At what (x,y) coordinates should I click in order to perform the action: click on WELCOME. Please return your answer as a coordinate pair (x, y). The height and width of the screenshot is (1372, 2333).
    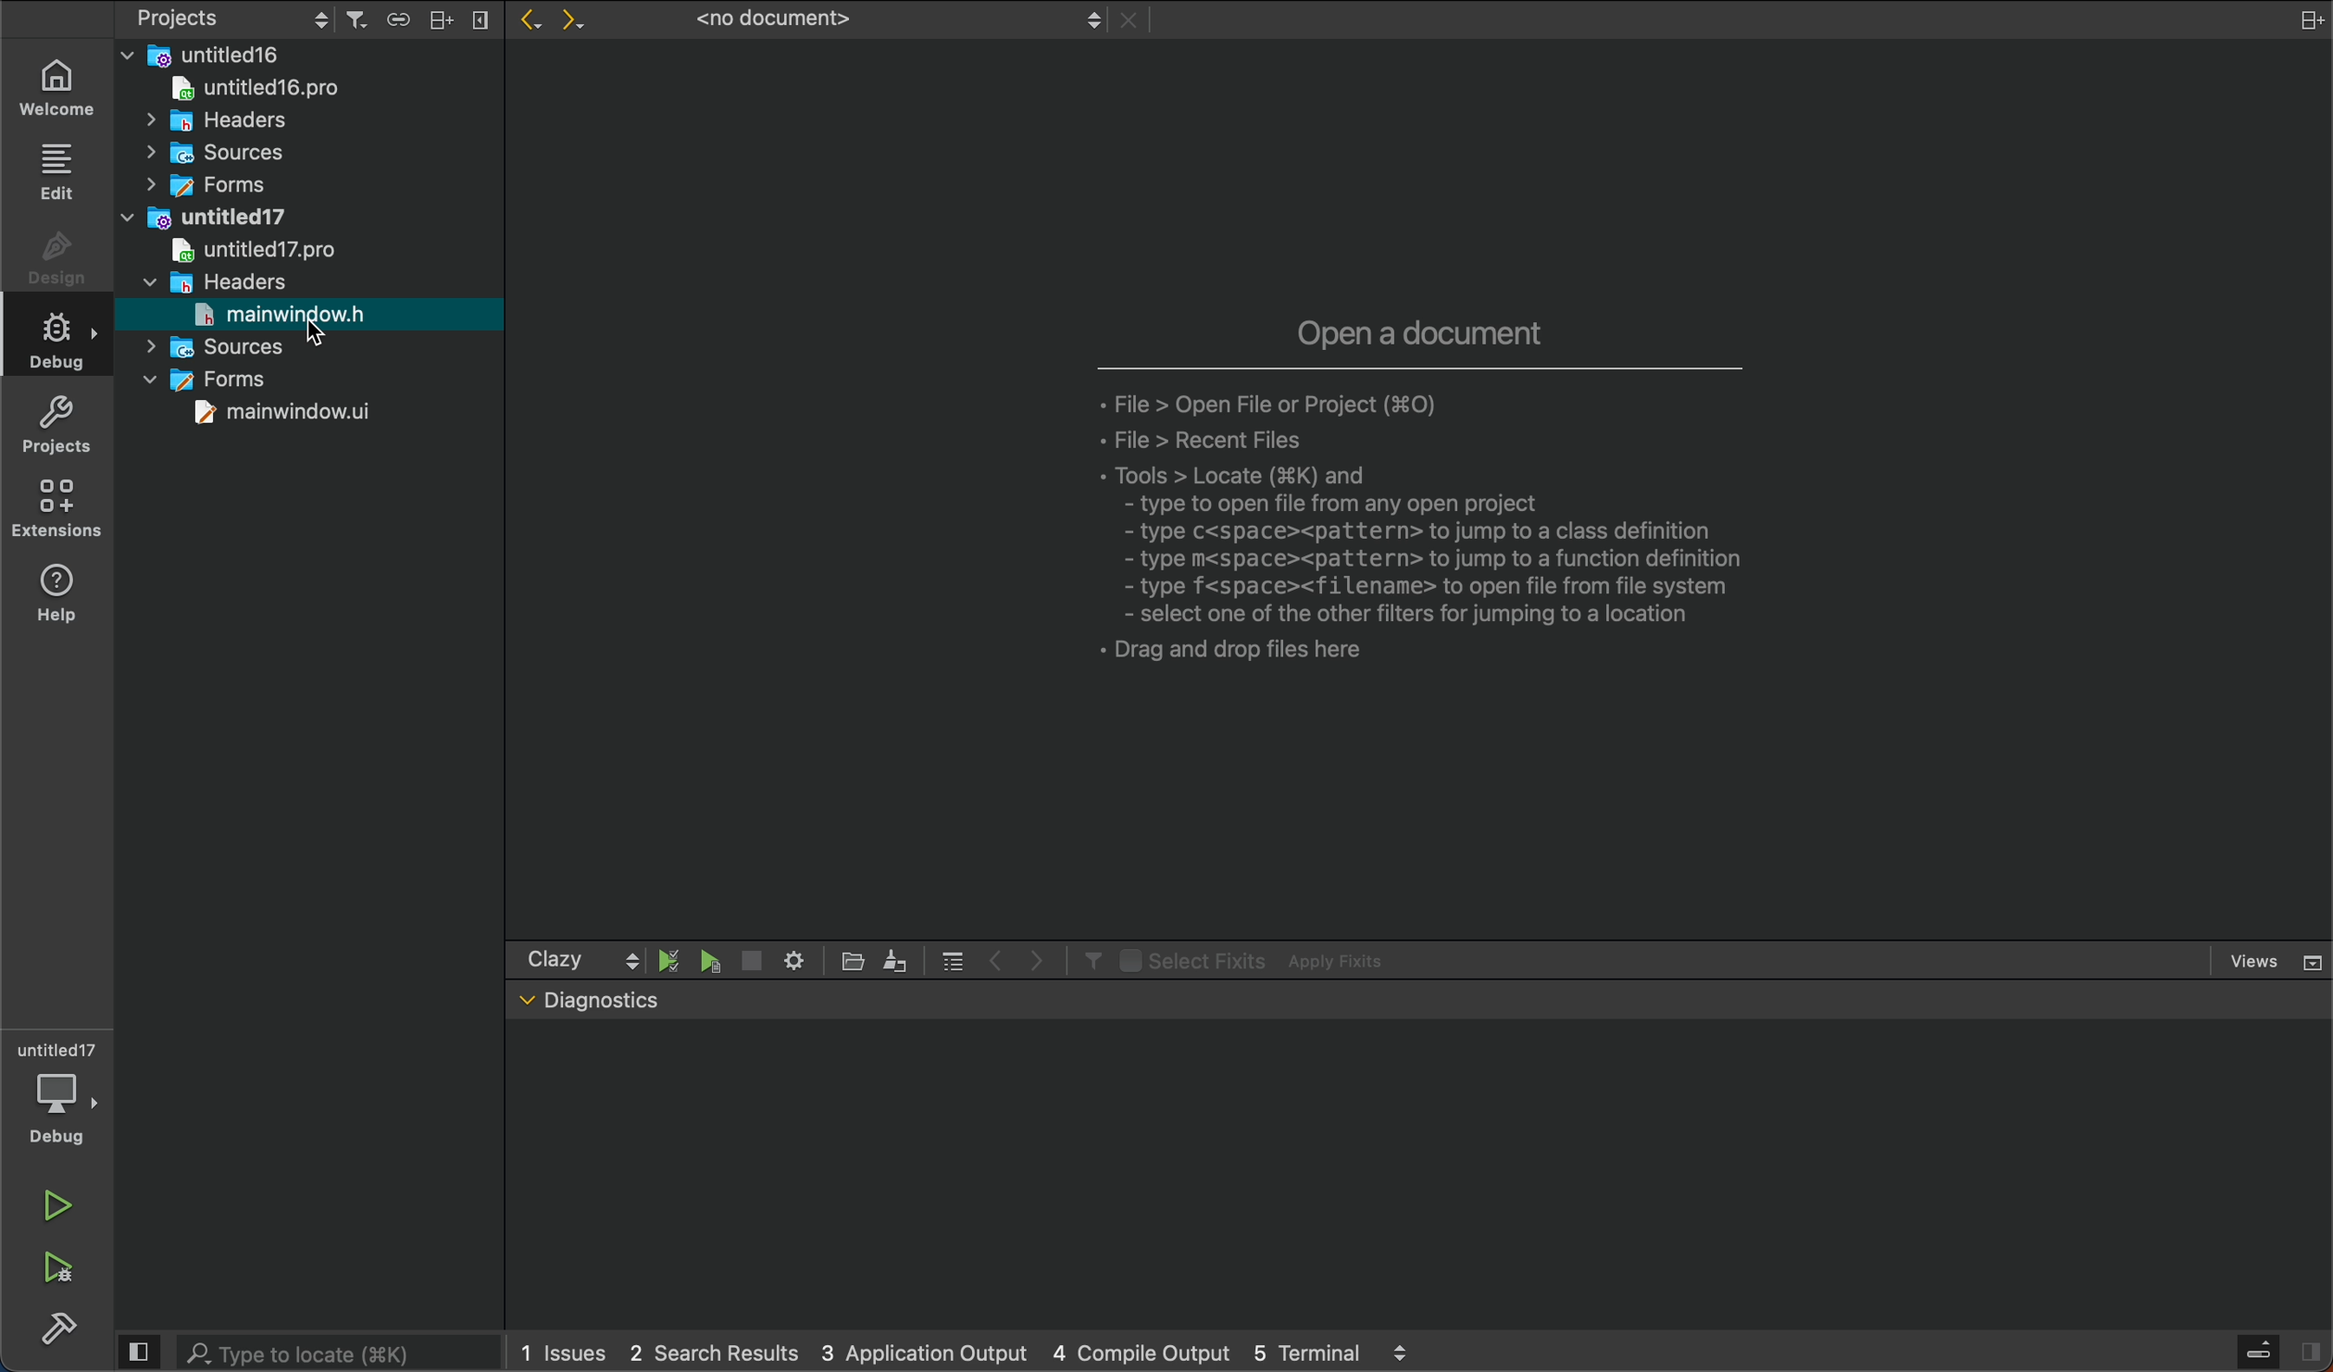
    Looking at the image, I should click on (62, 86).